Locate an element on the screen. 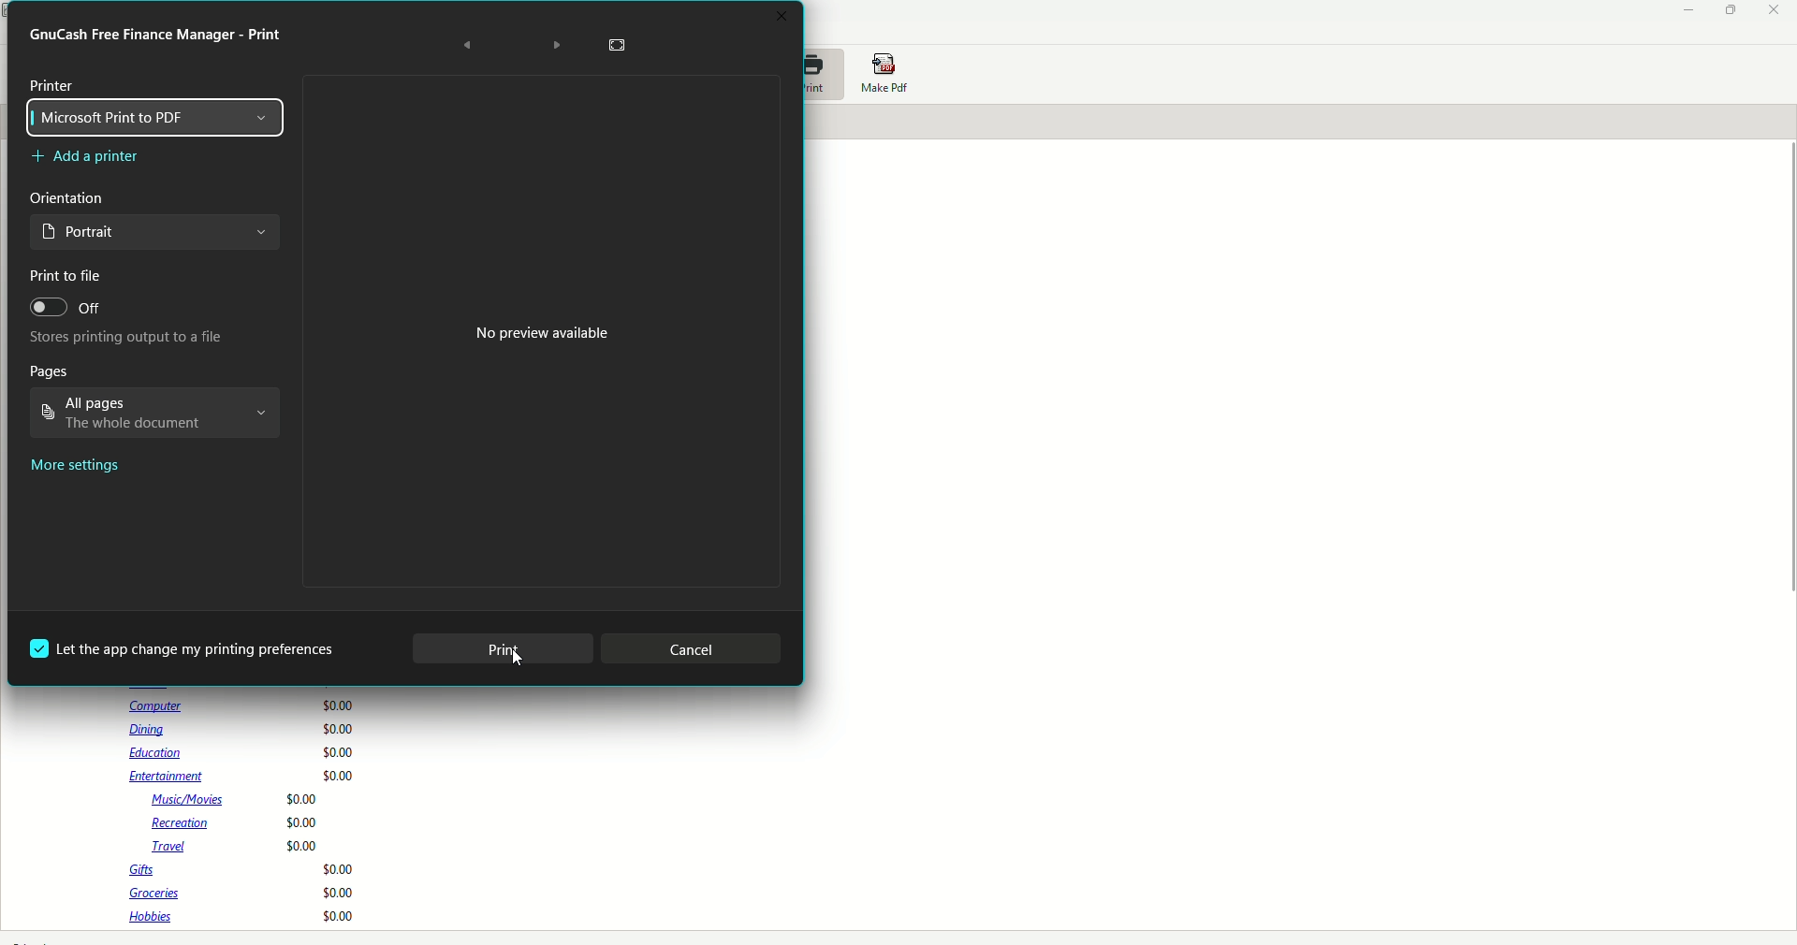 Image resolution: width=1797 pixels, height=945 pixels. No preview available is located at coordinates (544, 333).